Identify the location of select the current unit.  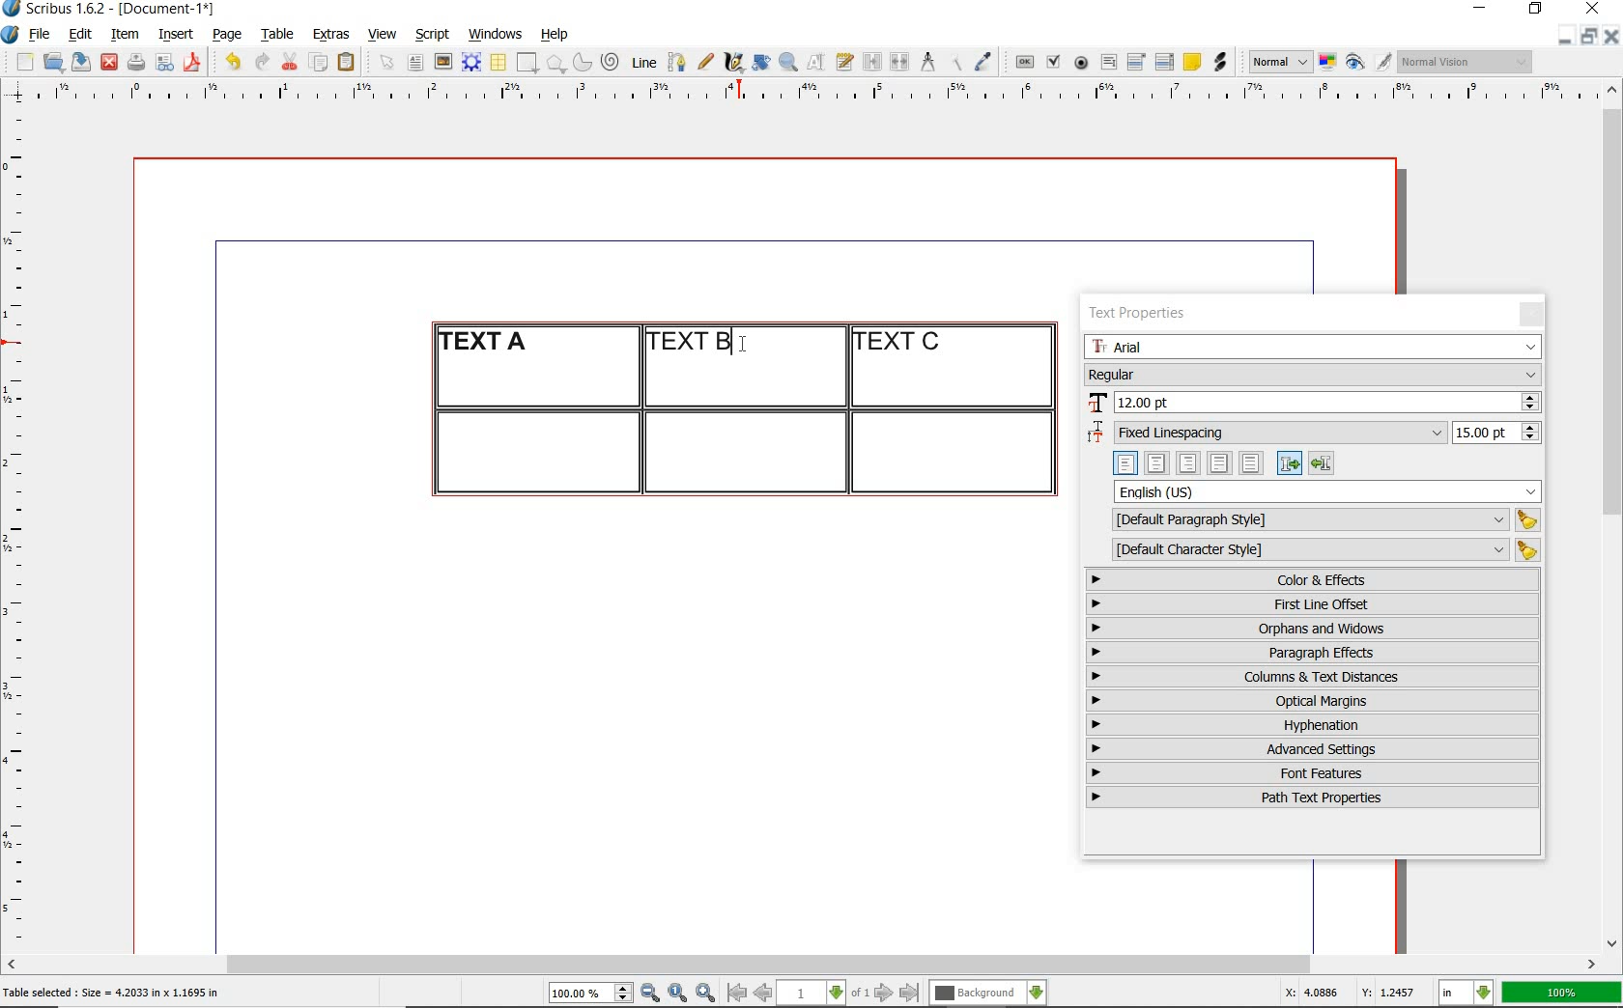
(1466, 994).